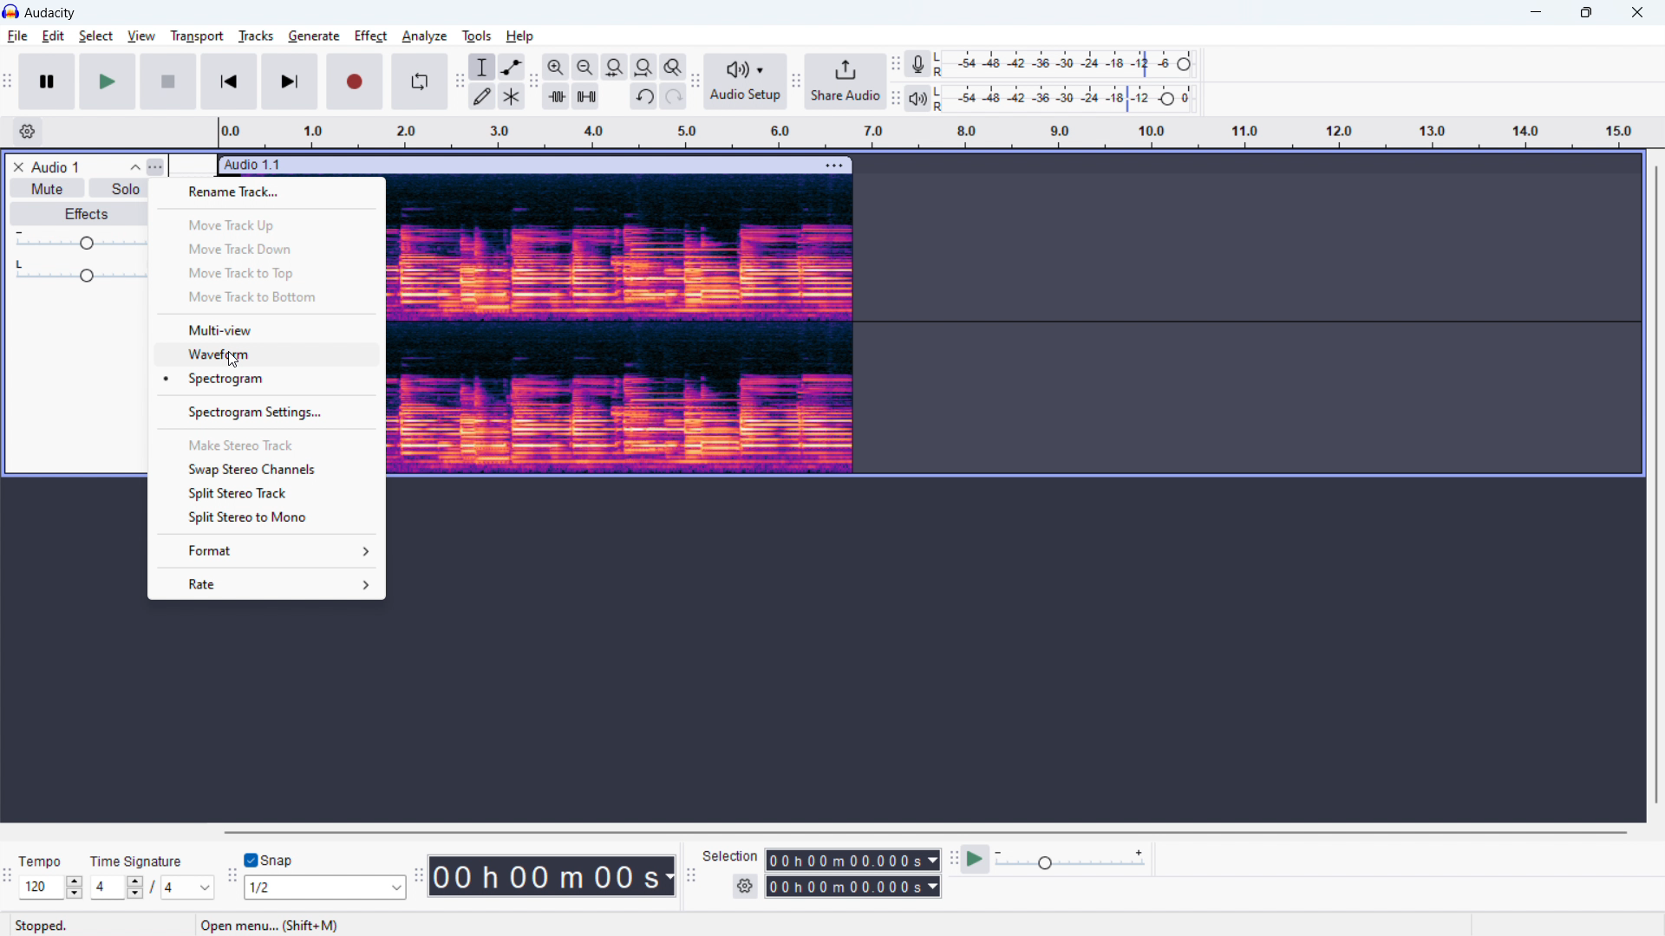 Image resolution: width=1665 pixels, height=936 pixels. I want to click on audio setup, so click(745, 81).